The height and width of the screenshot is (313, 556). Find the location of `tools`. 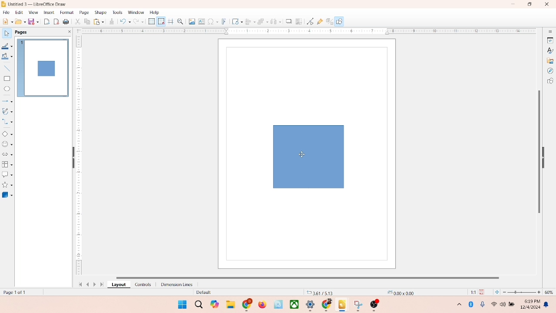

tools is located at coordinates (117, 12).